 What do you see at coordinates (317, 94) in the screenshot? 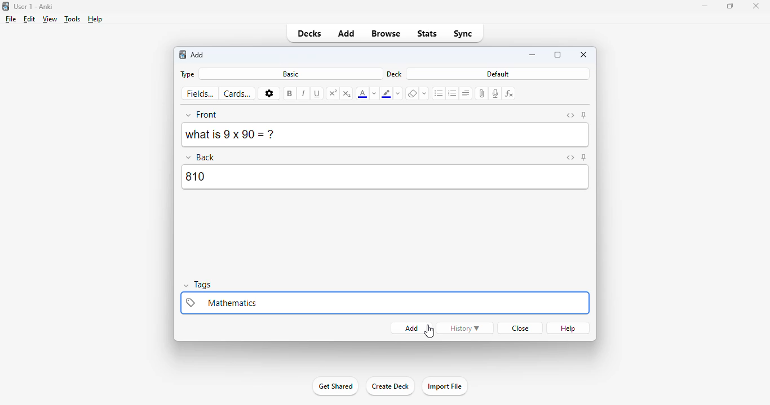
I see `underline` at bounding box center [317, 94].